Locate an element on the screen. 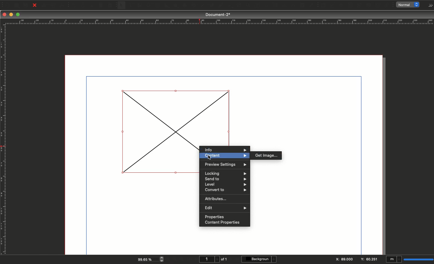  Bézier curve is located at coordinates (211, 6).